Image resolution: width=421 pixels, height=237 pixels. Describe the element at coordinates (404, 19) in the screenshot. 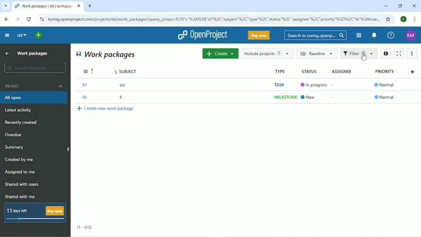

I see `Account` at that location.